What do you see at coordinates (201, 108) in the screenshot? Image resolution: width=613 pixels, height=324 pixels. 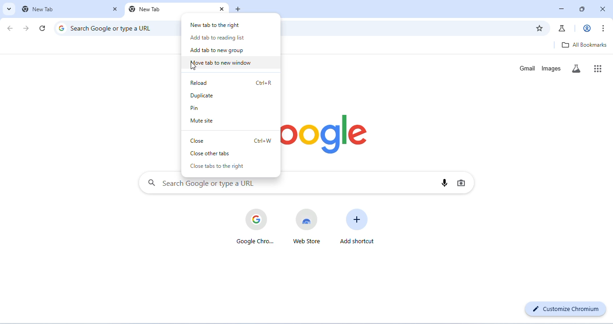 I see `pin` at bounding box center [201, 108].